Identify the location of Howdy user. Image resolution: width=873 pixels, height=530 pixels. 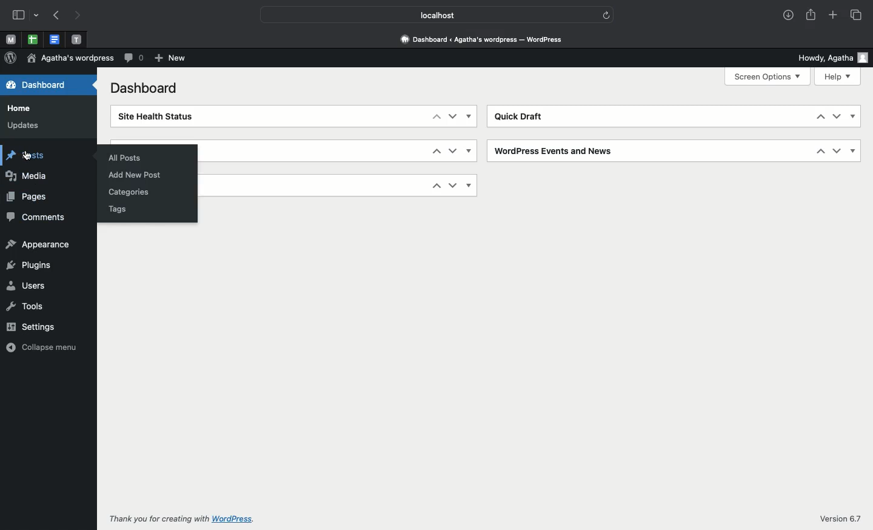
(831, 58).